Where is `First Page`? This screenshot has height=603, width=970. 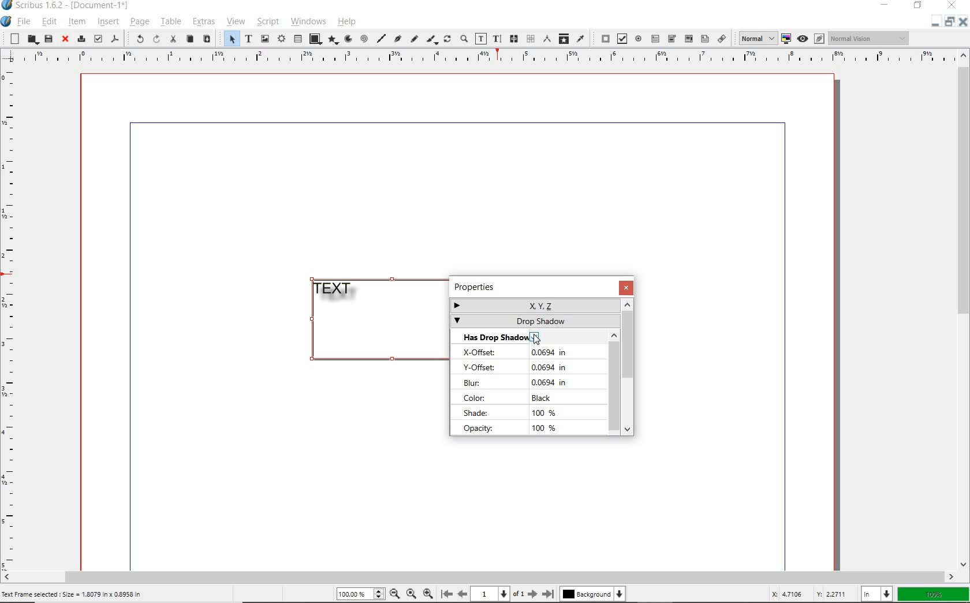
First Page is located at coordinates (447, 594).